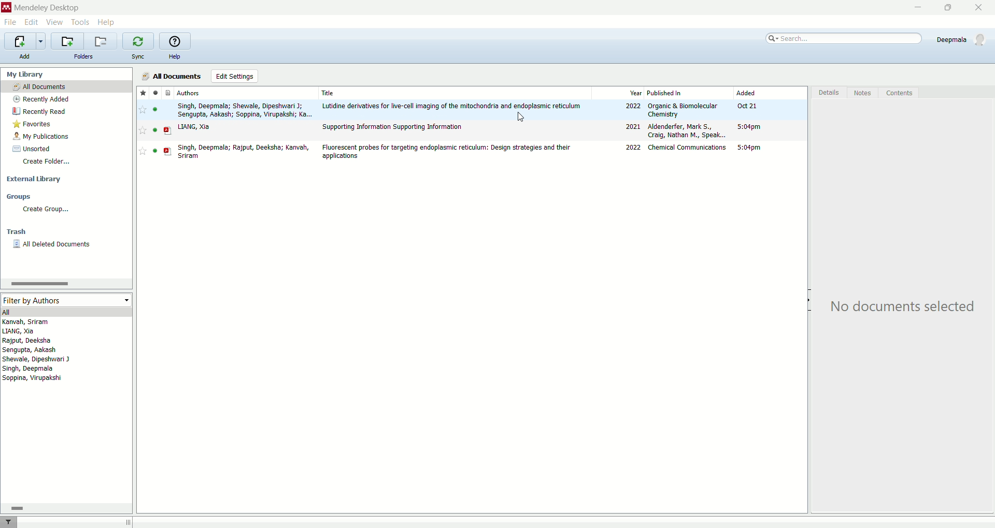 Image resolution: width=995 pixels, height=528 pixels. Describe the element at coordinates (521, 118) in the screenshot. I see `cursor` at that location.